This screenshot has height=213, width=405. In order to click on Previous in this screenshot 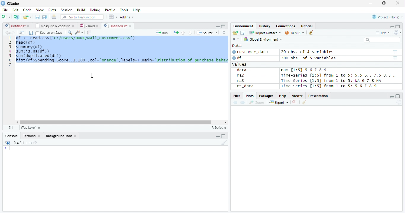, I will do `click(7, 33)`.